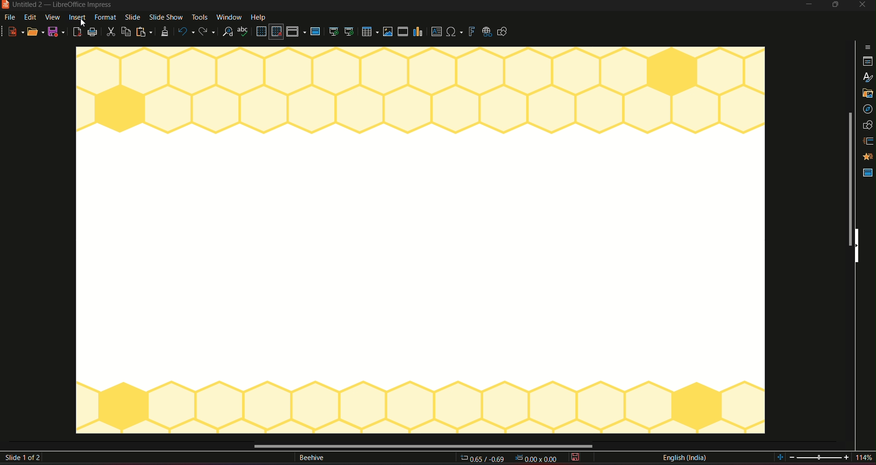  What do you see at coordinates (486, 31) in the screenshot?
I see `insert hyperlink` at bounding box center [486, 31].